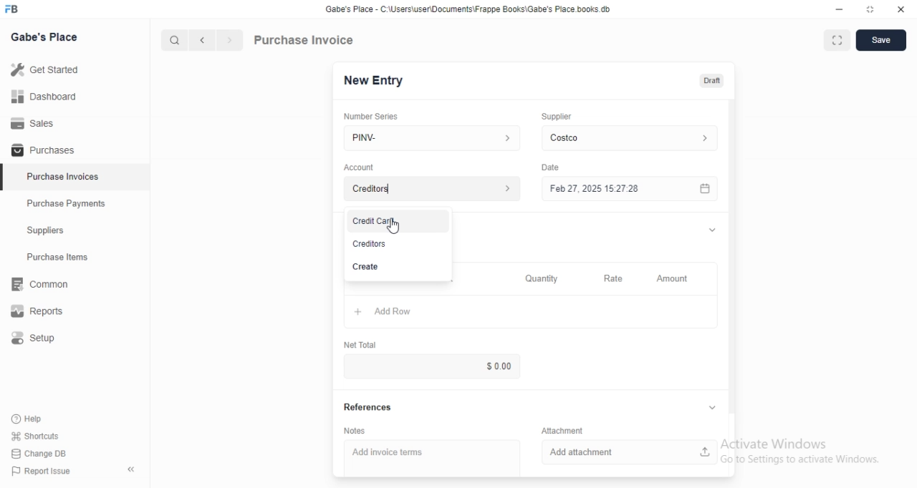  What do you see at coordinates (355, 431) in the screenshot?
I see `Notes` at bounding box center [355, 431].